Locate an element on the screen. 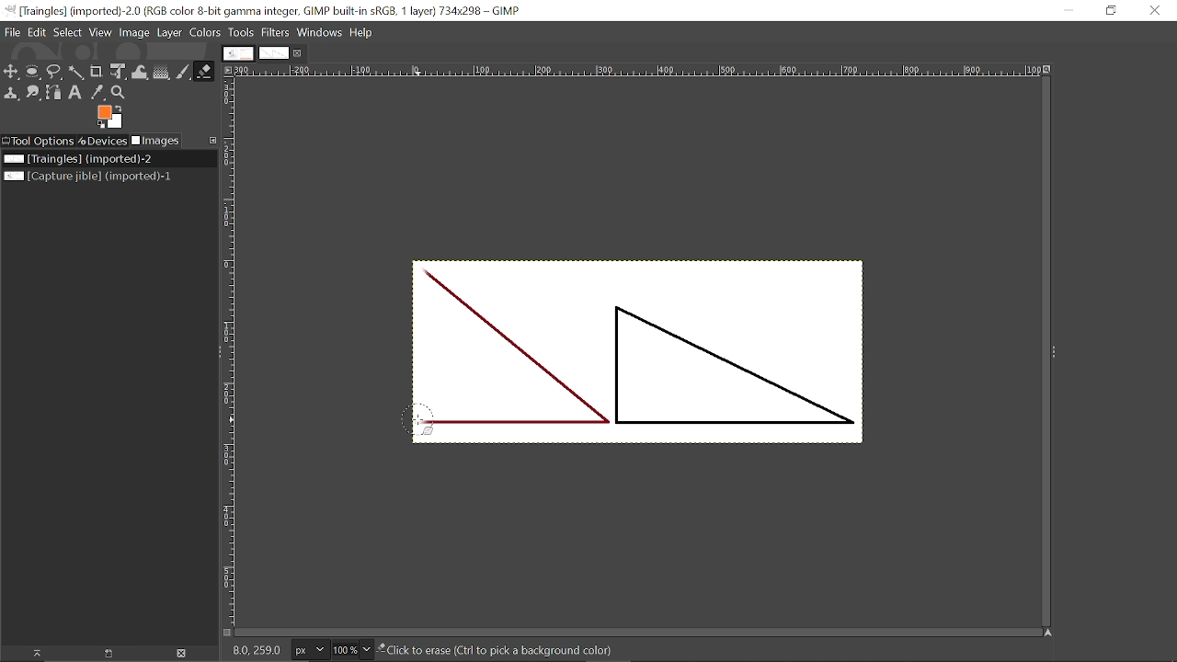 Image resolution: width=1177 pixels, height=662 pixels. CLose is located at coordinates (1156, 12).